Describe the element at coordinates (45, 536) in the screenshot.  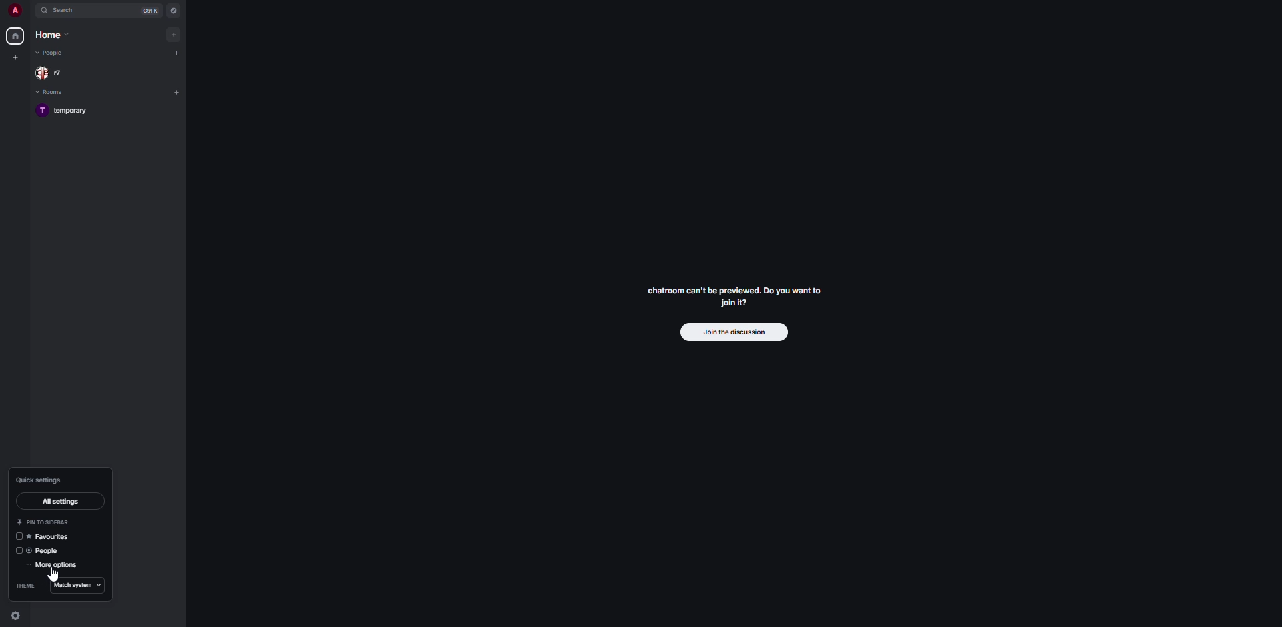
I see `favorites` at that location.